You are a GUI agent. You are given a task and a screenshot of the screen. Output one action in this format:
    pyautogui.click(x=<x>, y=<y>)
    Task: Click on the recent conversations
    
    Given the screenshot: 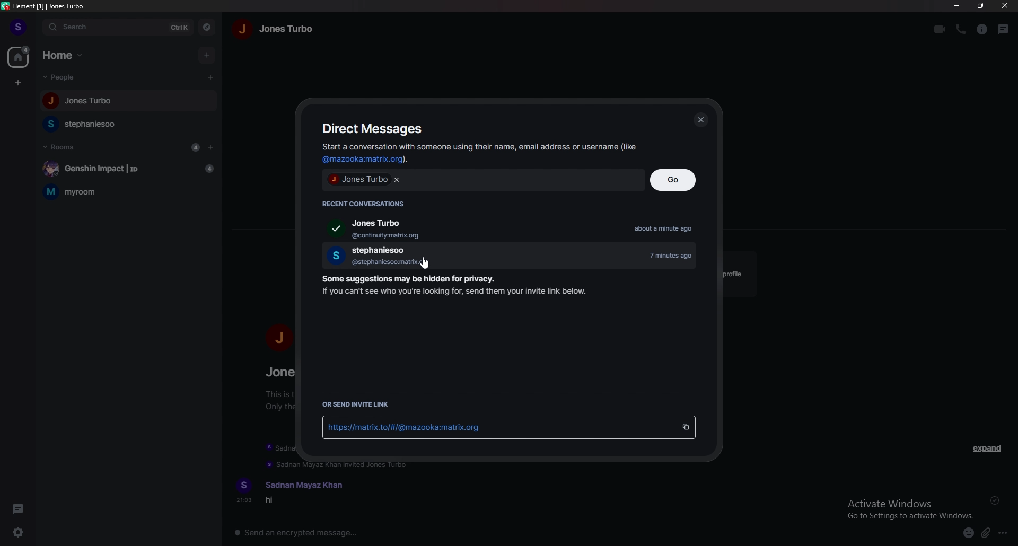 What is the action you would take?
    pyautogui.click(x=368, y=202)
    